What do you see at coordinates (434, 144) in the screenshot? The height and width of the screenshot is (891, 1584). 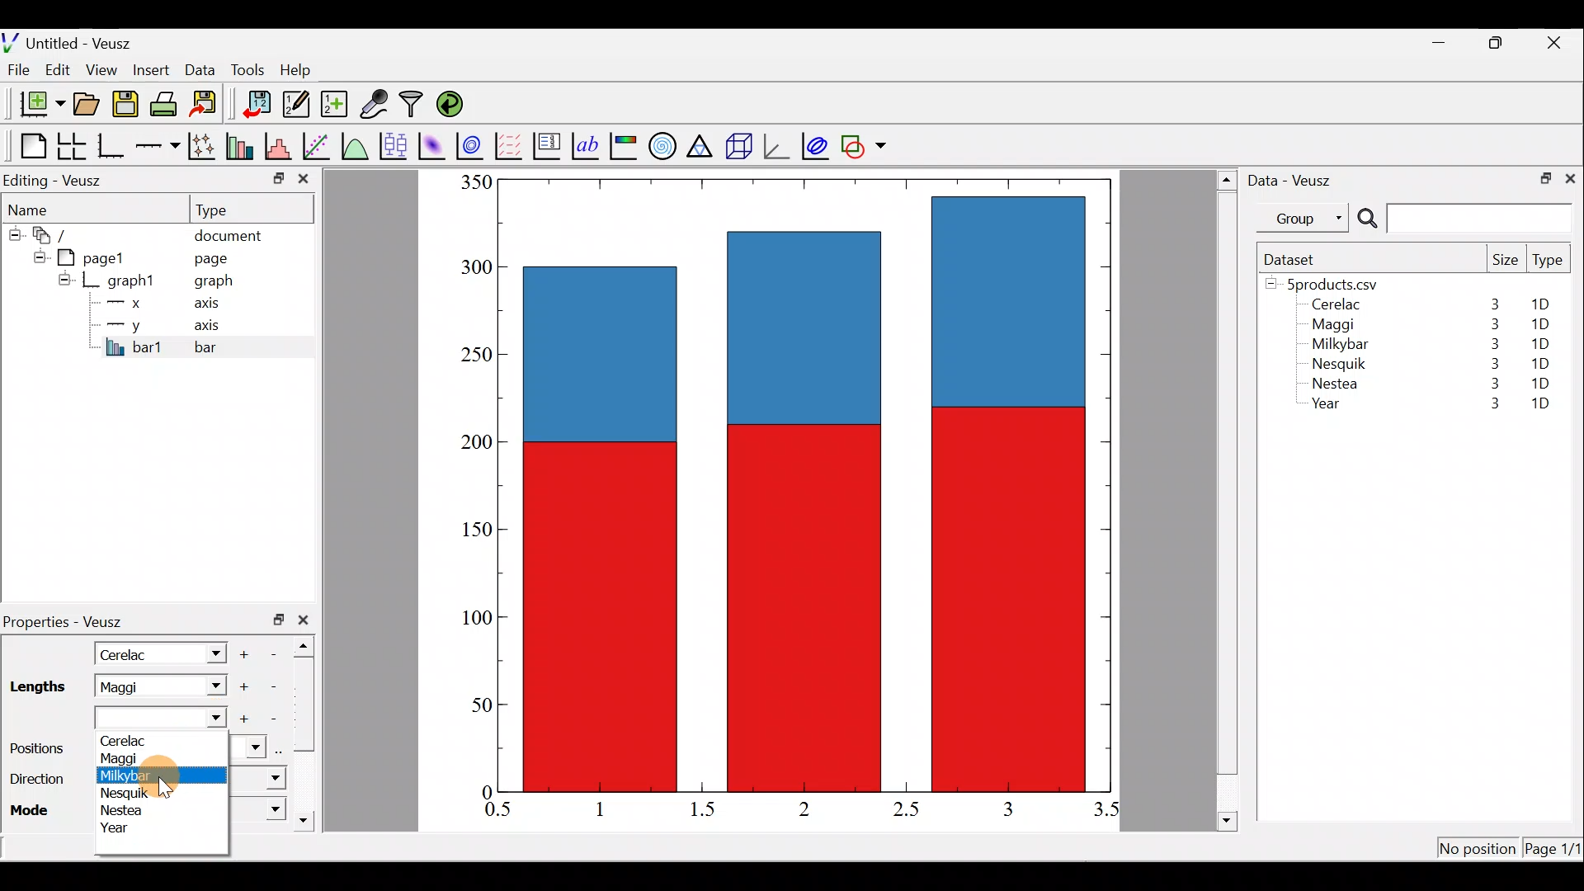 I see `Plot a 2d dataset as an image` at bounding box center [434, 144].